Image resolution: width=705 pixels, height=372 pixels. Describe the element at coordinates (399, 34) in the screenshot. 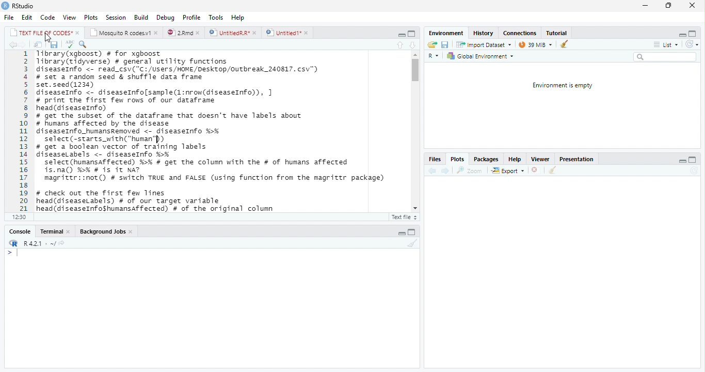

I see `Minimize` at that location.